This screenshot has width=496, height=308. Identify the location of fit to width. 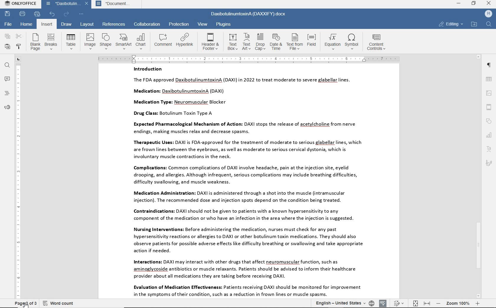
(427, 304).